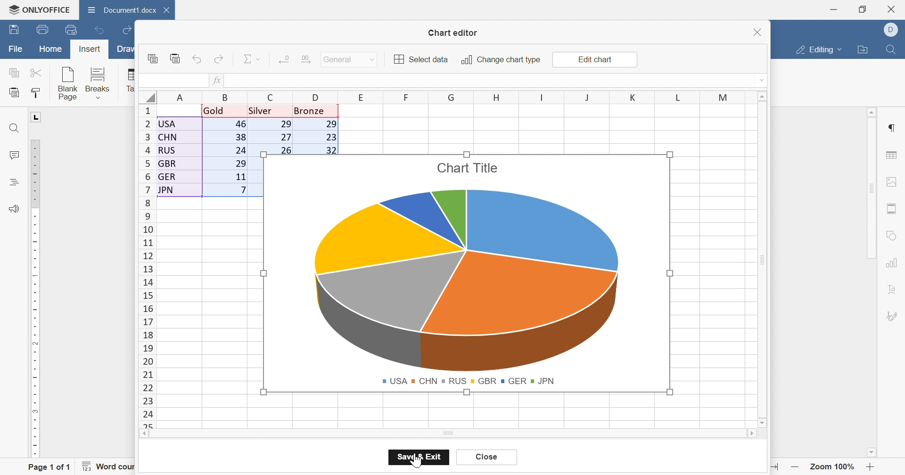 The width and height of the screenshot is (905, 475). I want to click on 24, so click(240, 151).